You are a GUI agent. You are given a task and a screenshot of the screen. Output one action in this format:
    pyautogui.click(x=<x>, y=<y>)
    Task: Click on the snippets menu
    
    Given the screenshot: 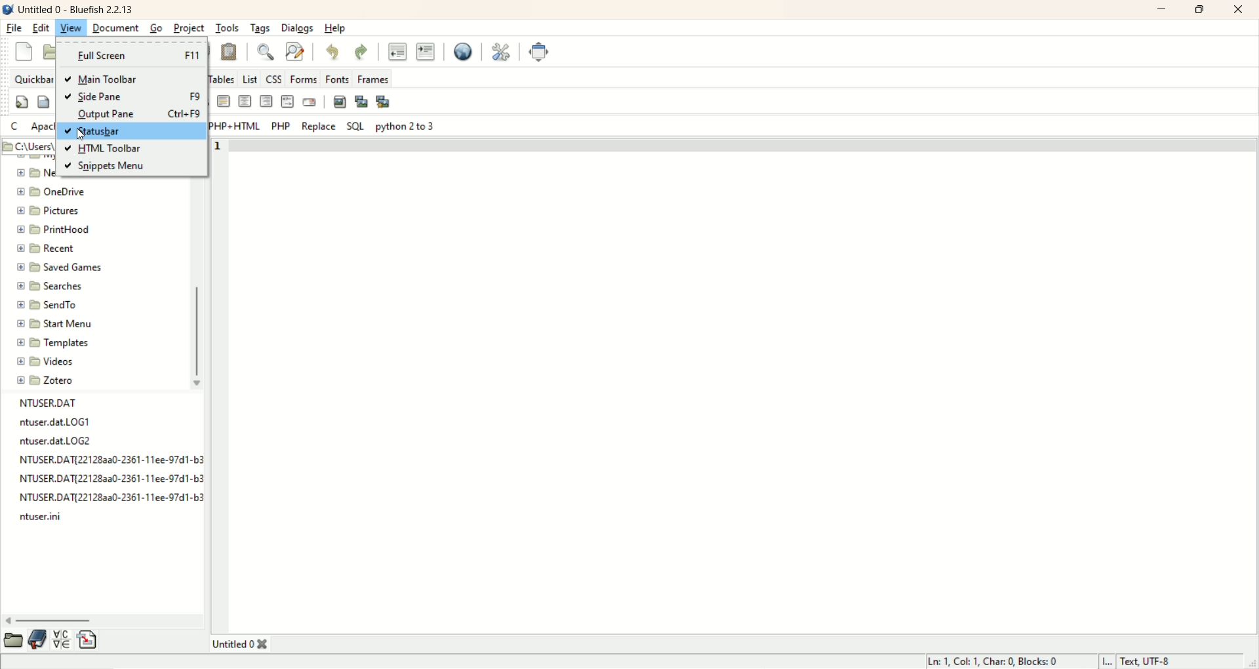 What is the action you would take?
    pyautogui.click(x=108, y=169)
    